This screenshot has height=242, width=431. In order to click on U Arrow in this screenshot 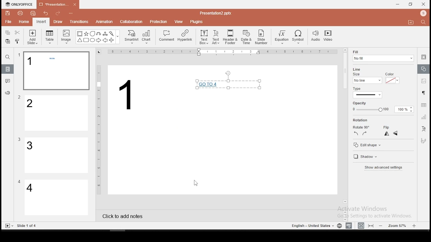, I will do `click(99, 34)`.